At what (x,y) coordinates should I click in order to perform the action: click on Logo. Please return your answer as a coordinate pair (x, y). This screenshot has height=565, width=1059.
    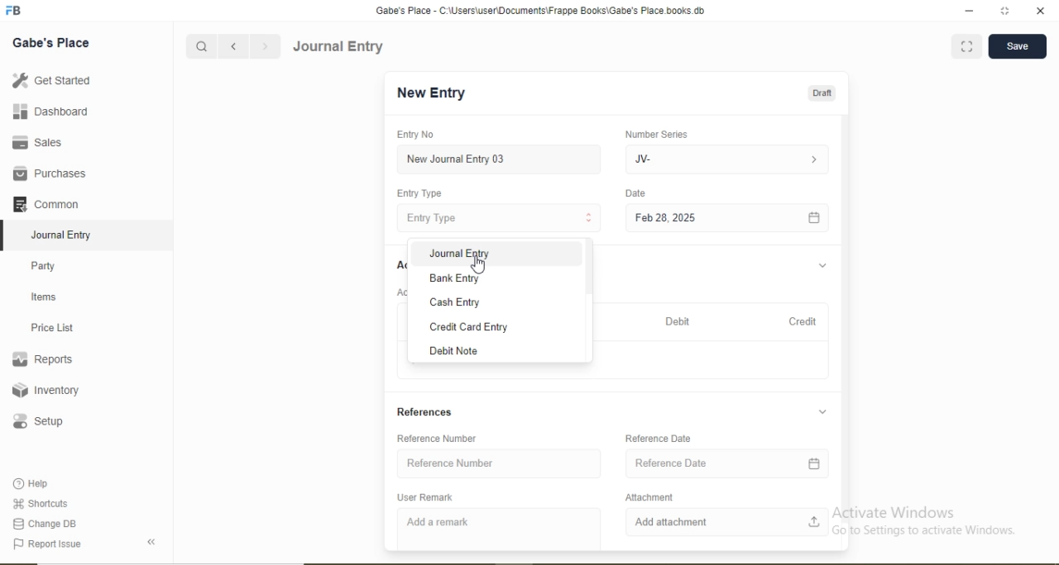
    Looking at the image, I should click on (14, 11).